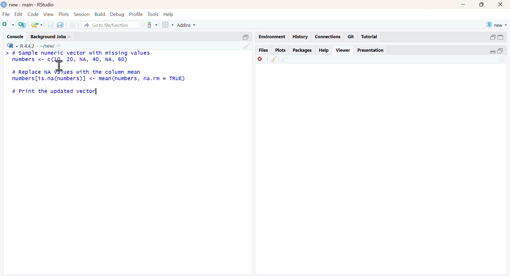  Describe the element at coordinates (49, 37) in the screenshot. I see `background jobs` at that location.